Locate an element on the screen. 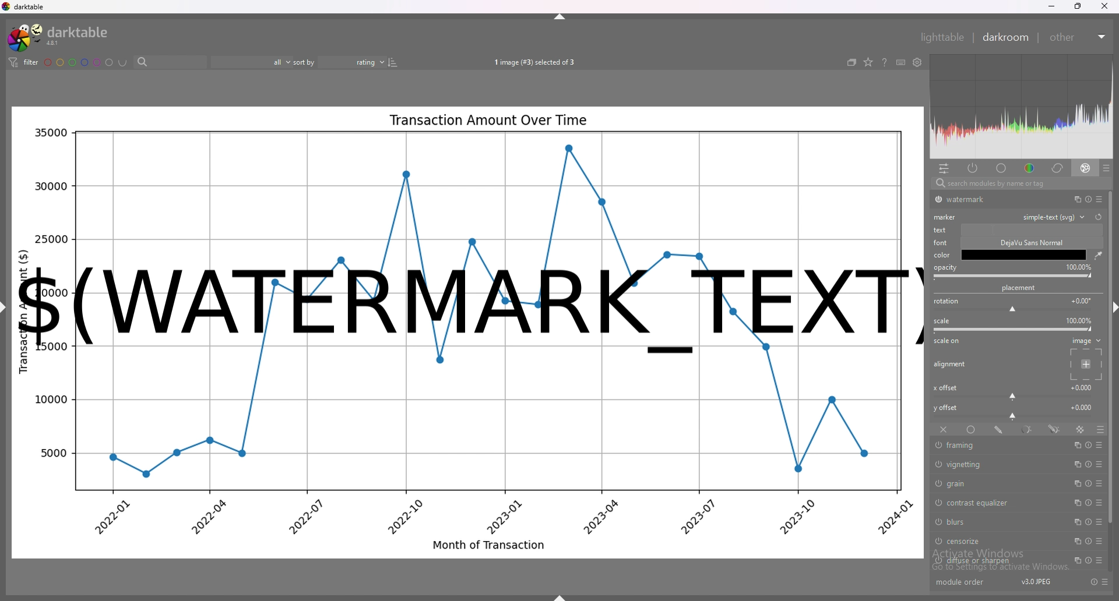  color is located at coordinates (942, 255).